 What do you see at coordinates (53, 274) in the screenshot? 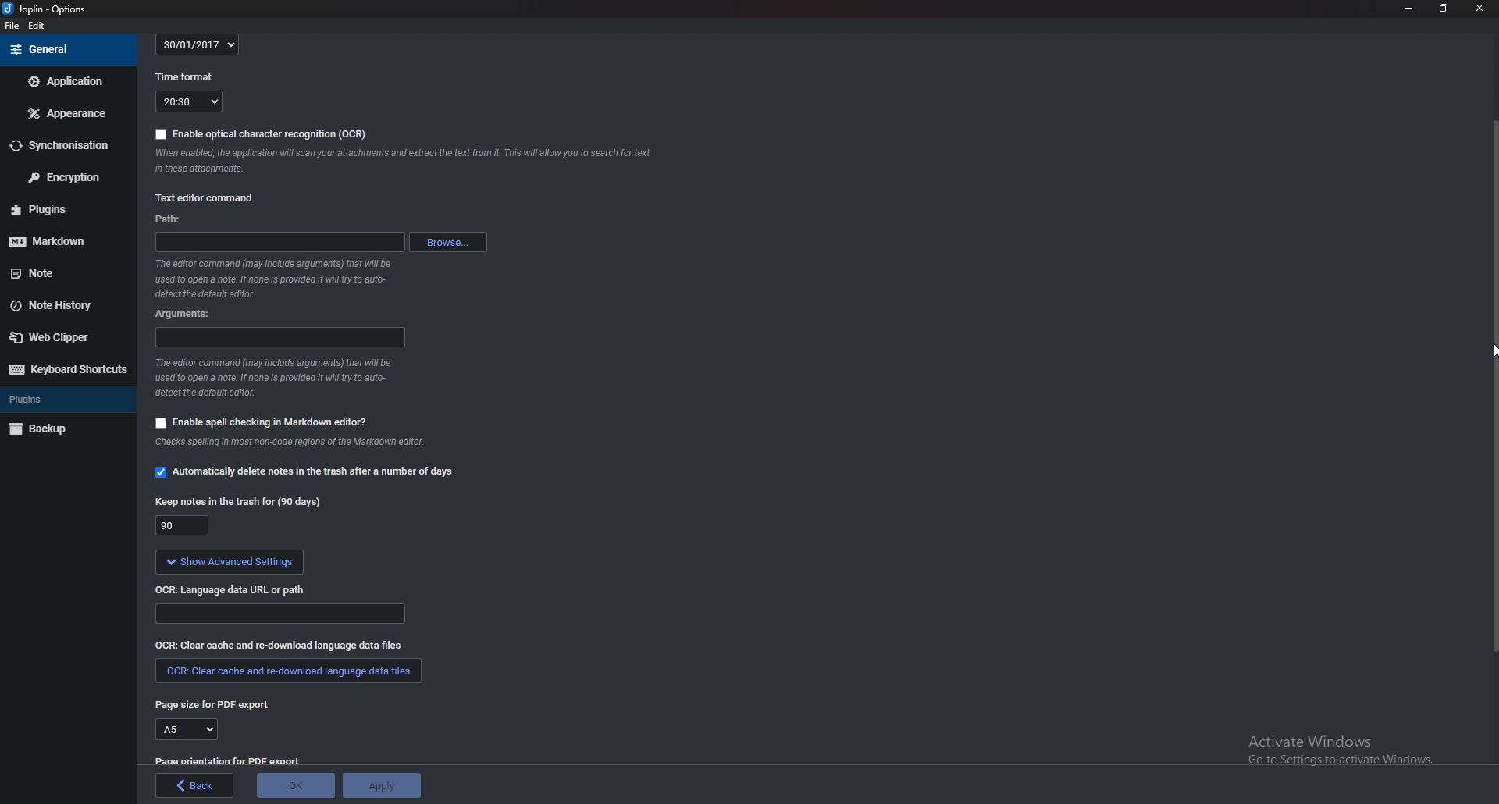
I see `note` at bounding box center [53, 274].